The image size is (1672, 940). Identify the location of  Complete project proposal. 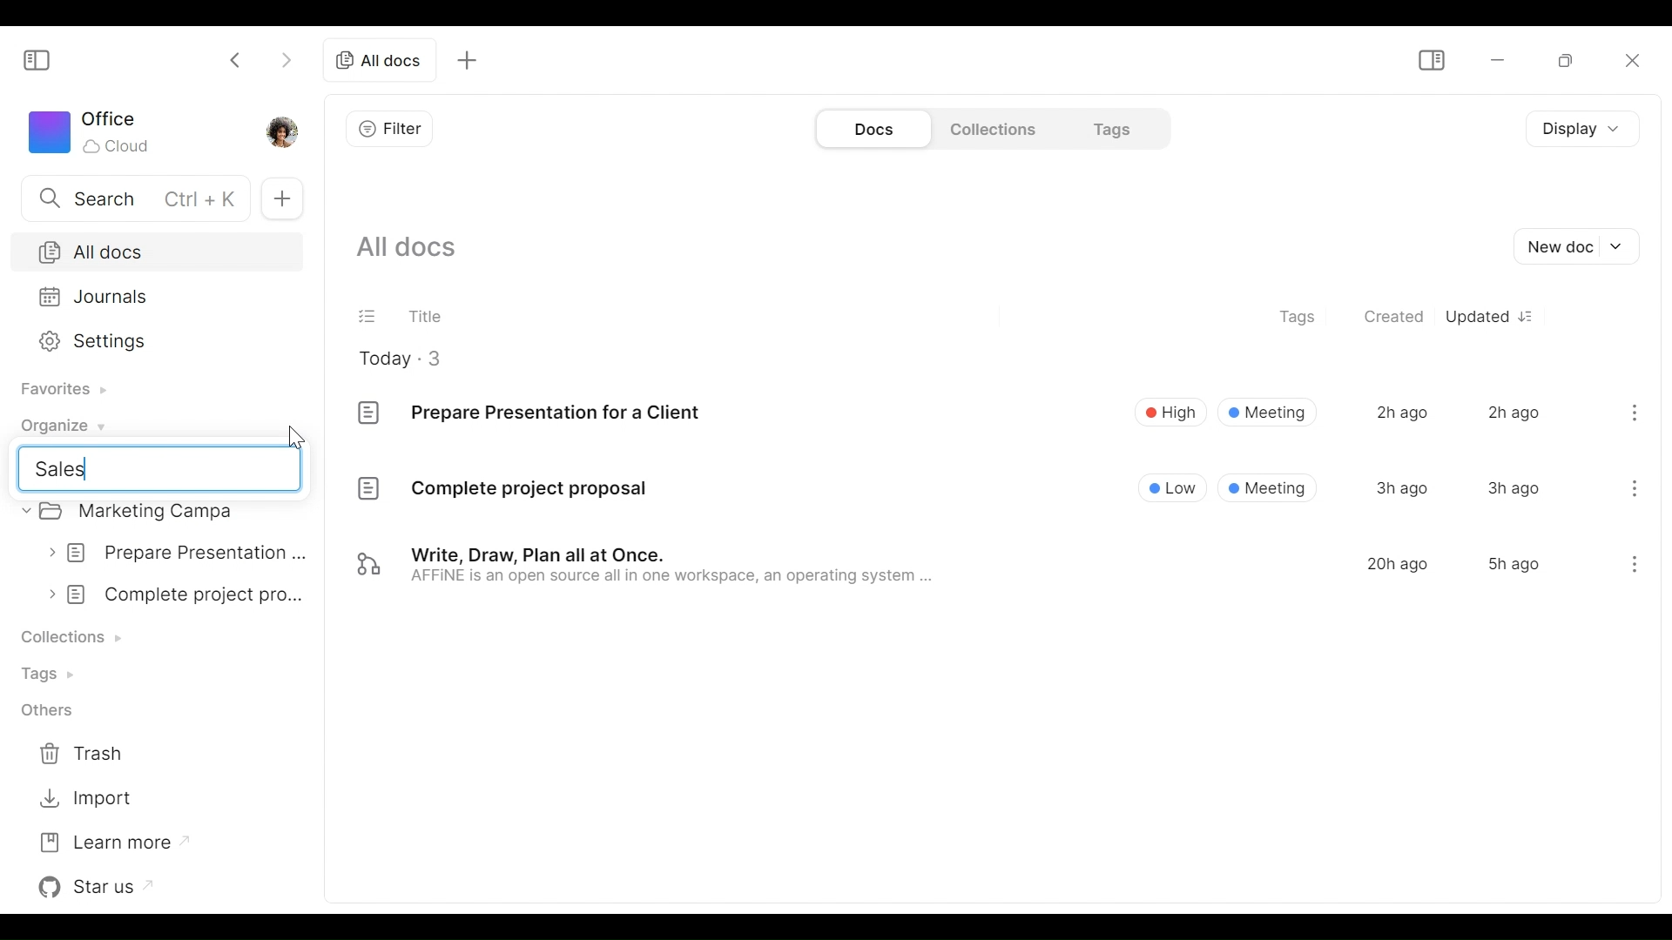
(502, 492).